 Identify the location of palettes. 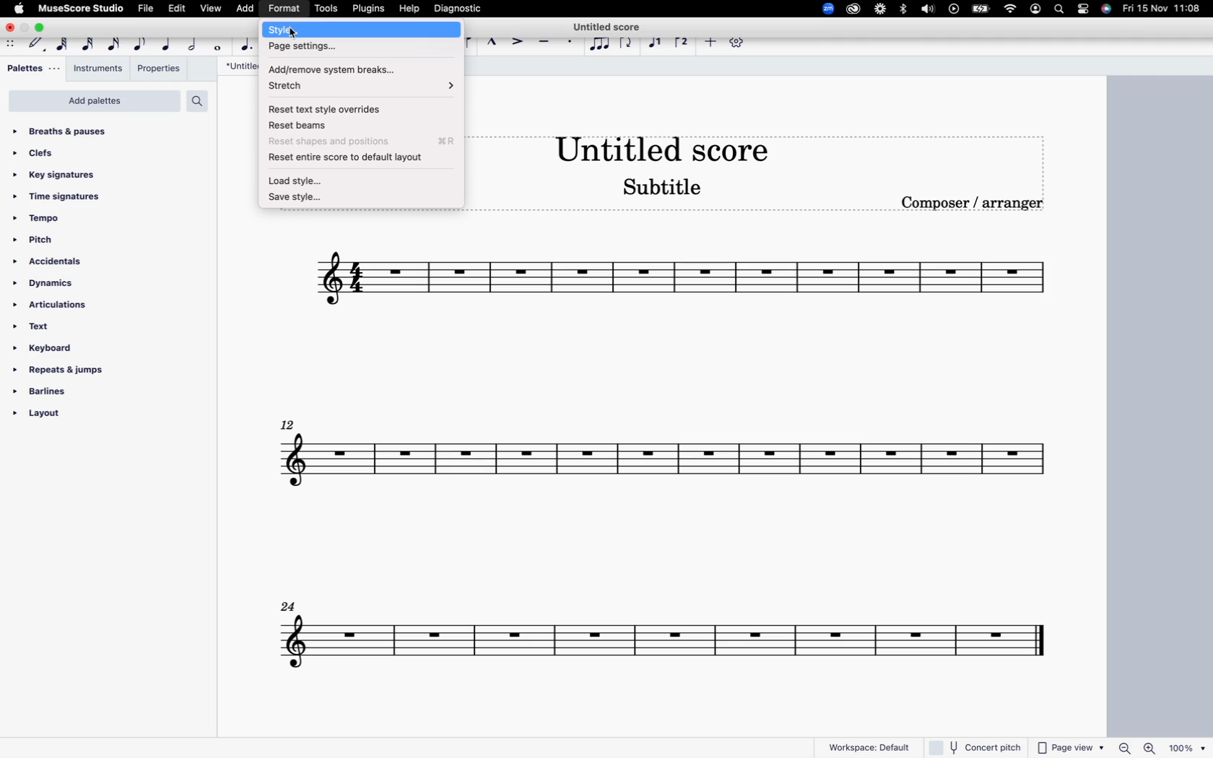
(32, 69).